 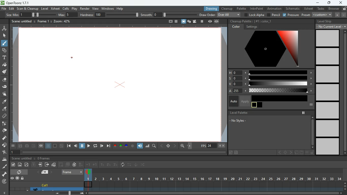 I want to click on color, so click(x=264, y=21).